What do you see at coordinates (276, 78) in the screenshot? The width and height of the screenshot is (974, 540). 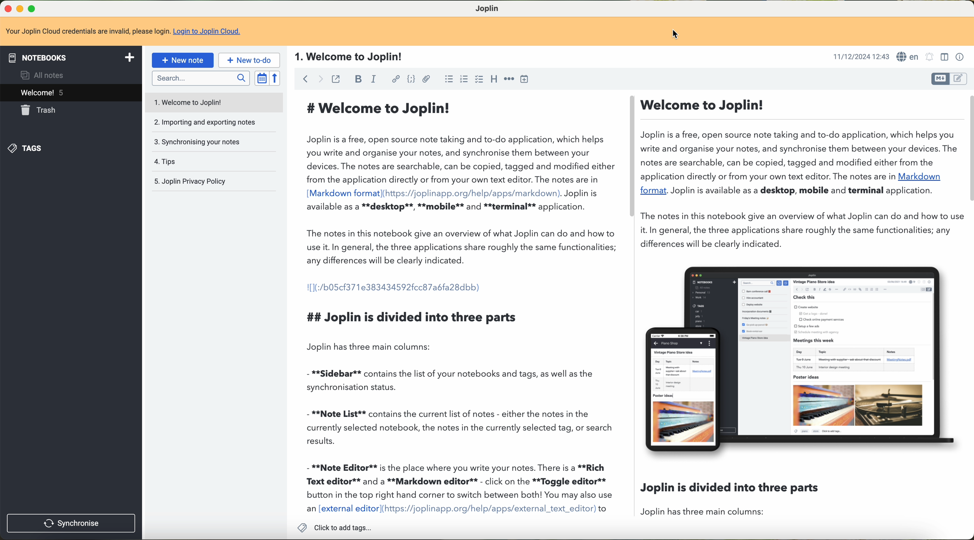 I see `reverse sort order` at bounding box center [276, 78].